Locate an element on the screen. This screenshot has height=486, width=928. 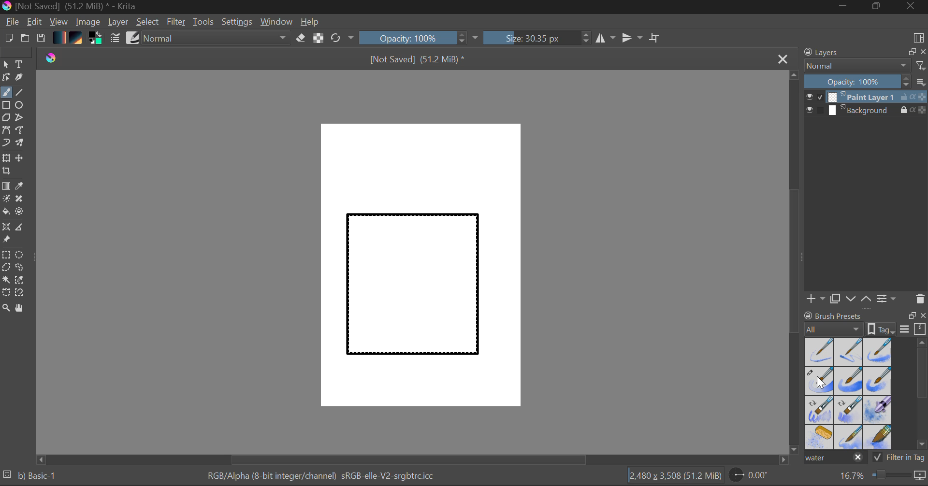
Continuous Selection is located at coordinates (6, 279).